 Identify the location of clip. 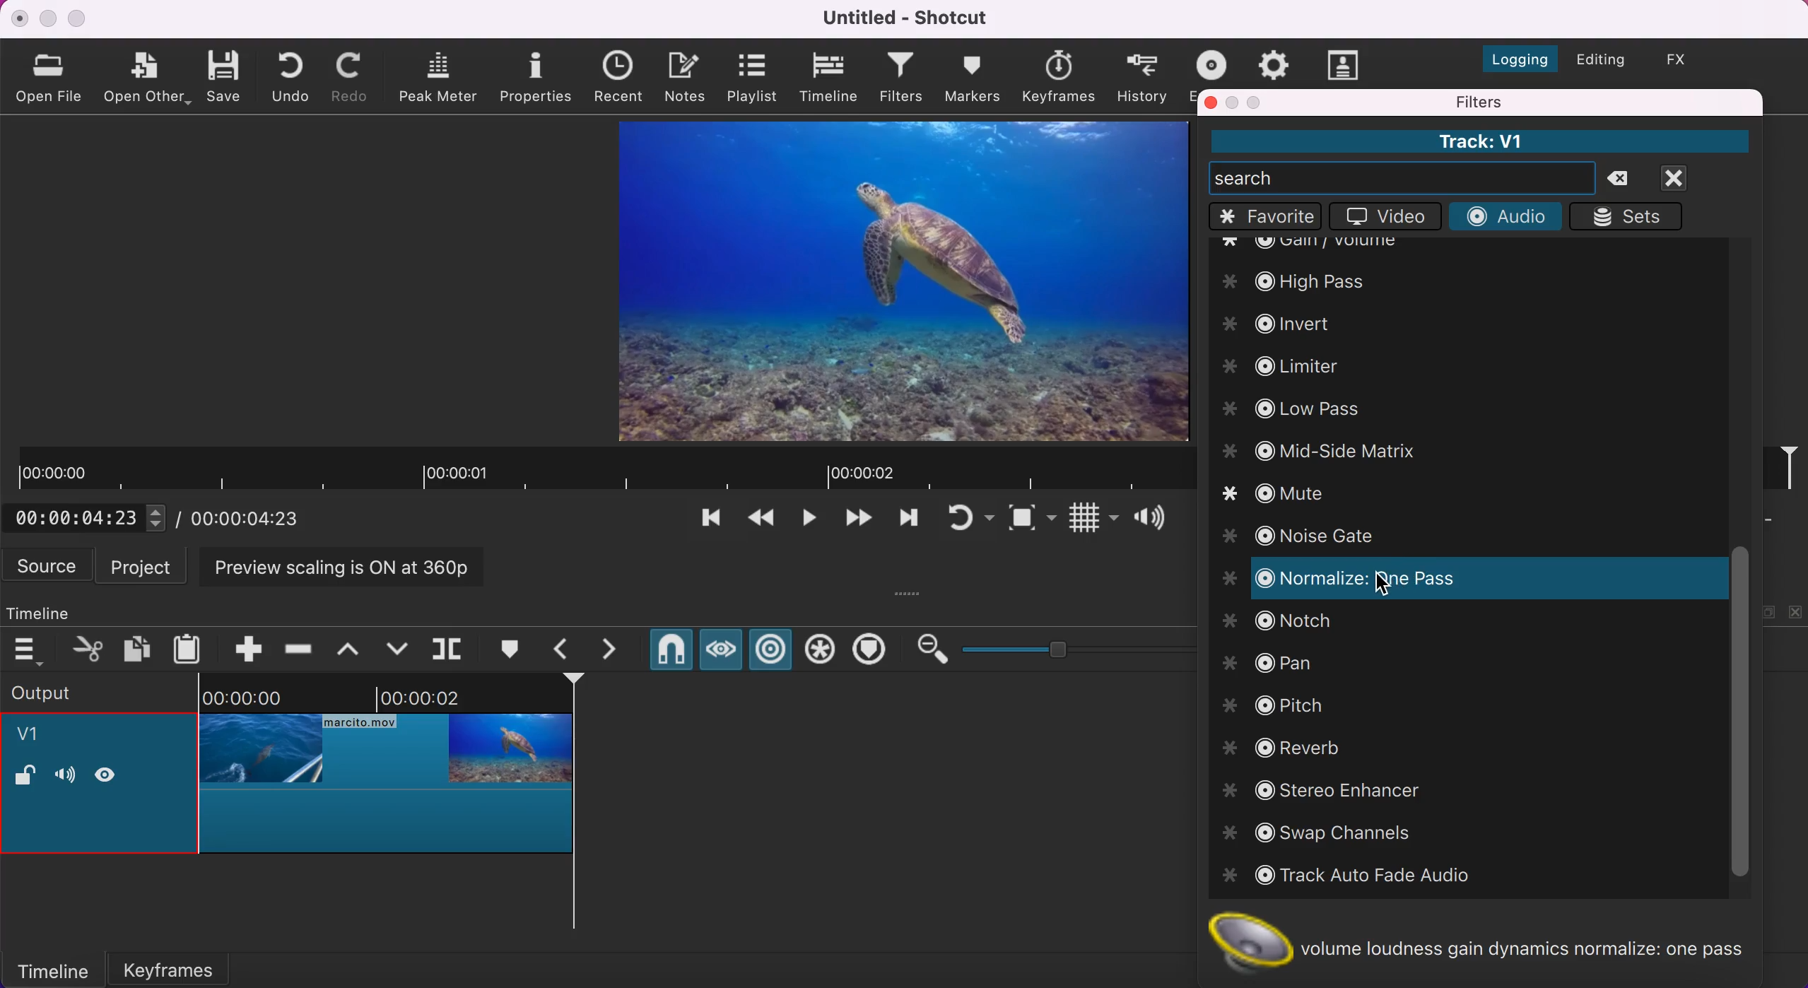
(887, 279).